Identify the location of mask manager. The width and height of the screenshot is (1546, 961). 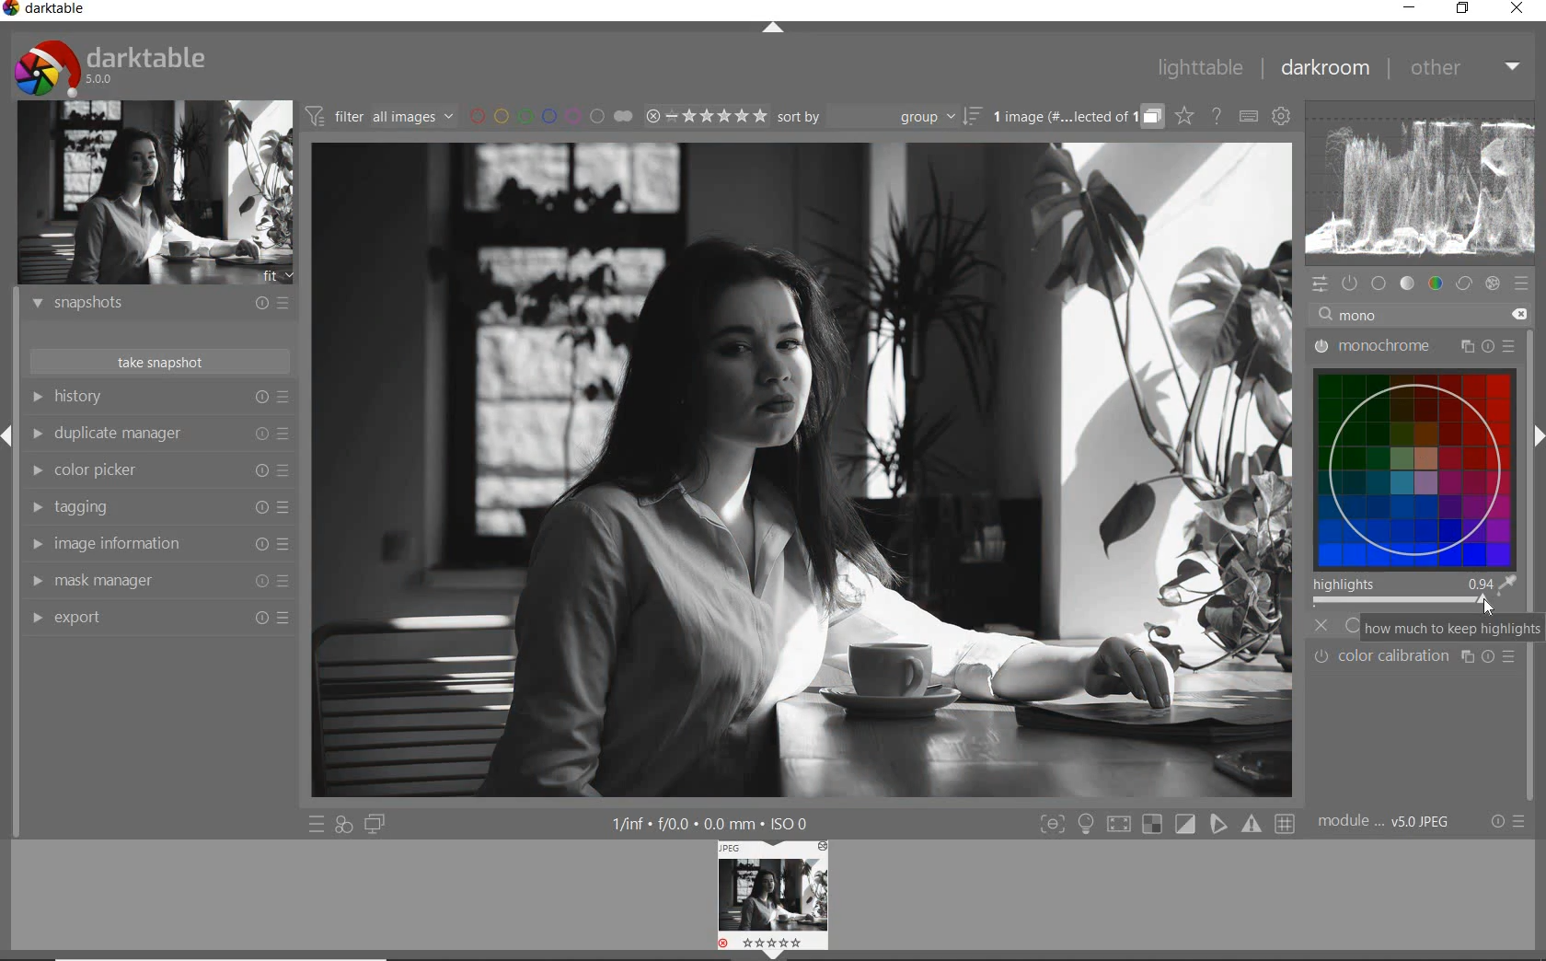
(156, 582).